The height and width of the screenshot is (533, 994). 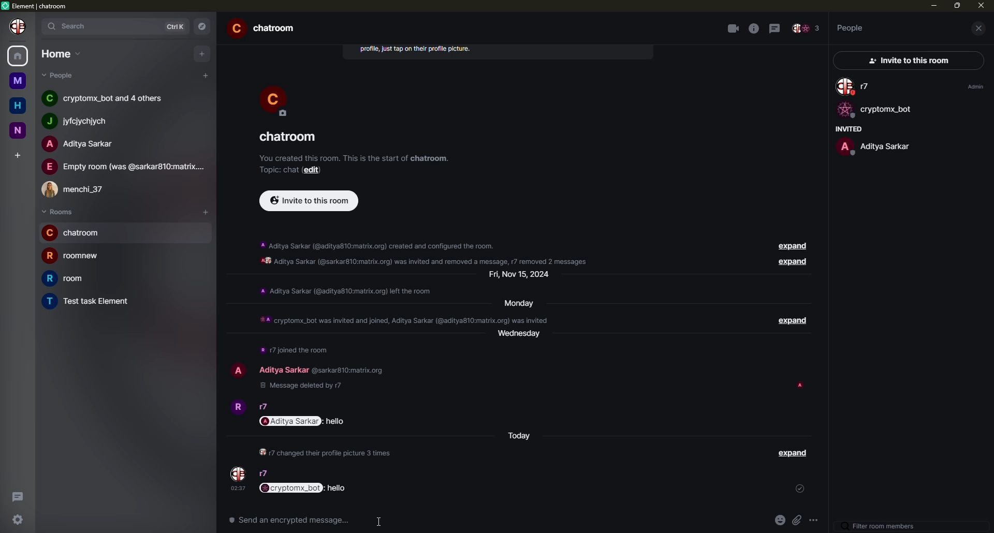 I want to click on admin, so click(x=974, y=86).